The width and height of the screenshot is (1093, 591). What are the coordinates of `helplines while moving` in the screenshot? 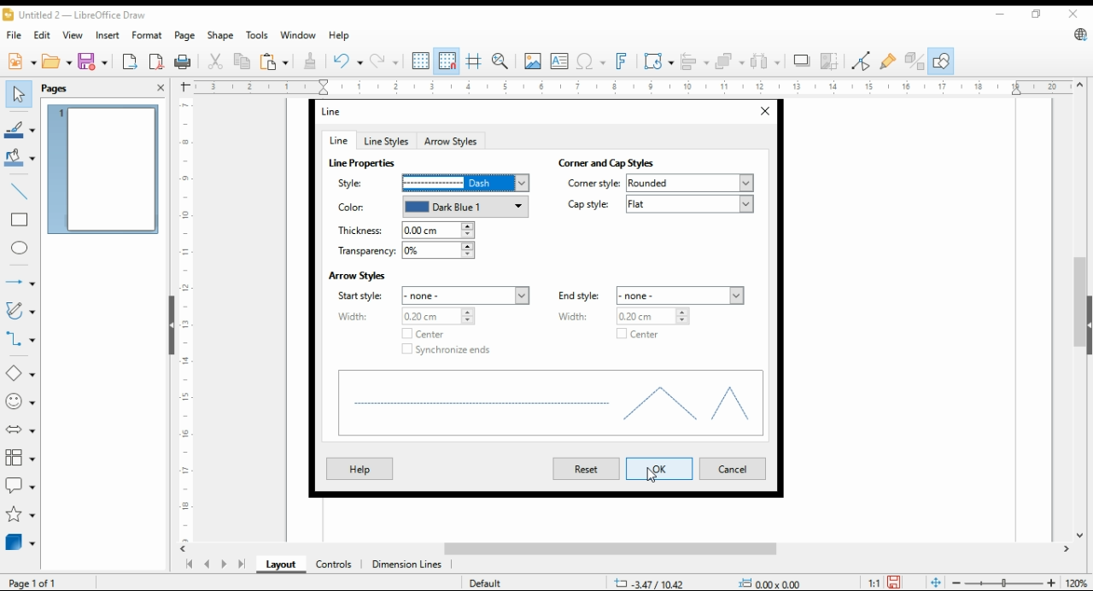 It's located at (476, 61).